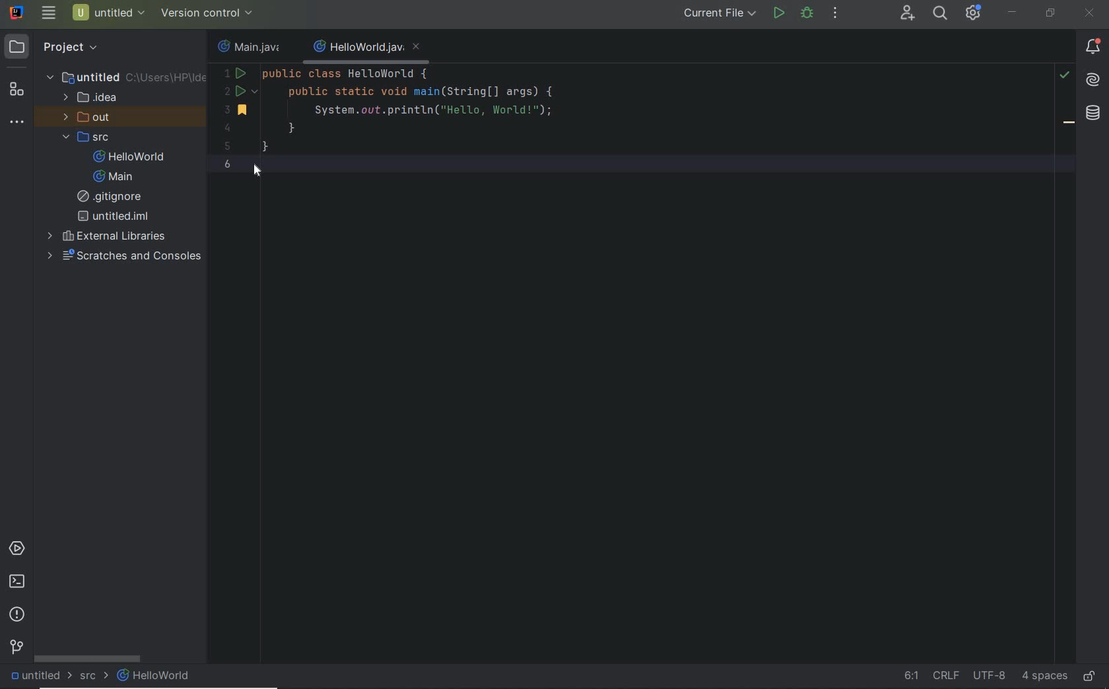 The width and height of the screenshot is (1109, 689). Describe the element at coordinates (114, 197) in the screenshot. I see `gitignore` at that location.